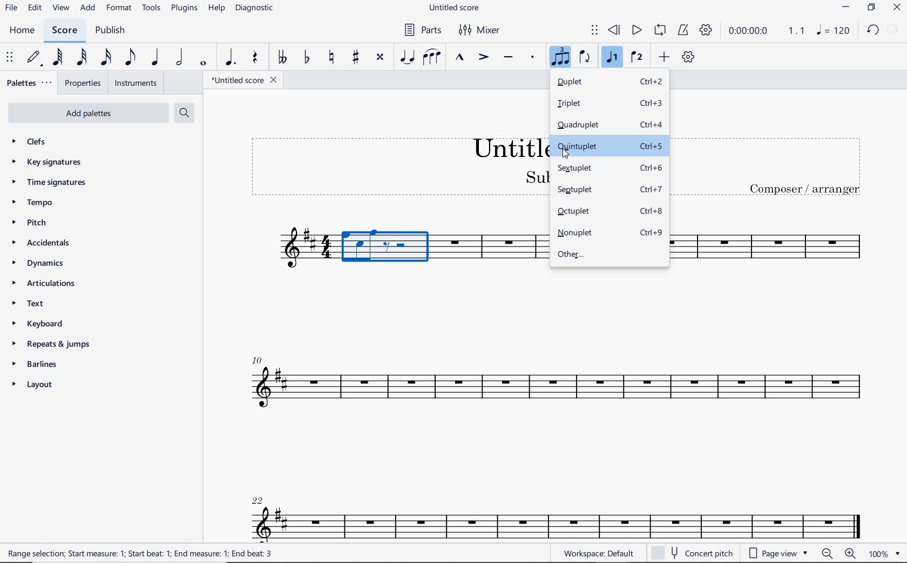  I want to click on MIXER, so click(483, 29).